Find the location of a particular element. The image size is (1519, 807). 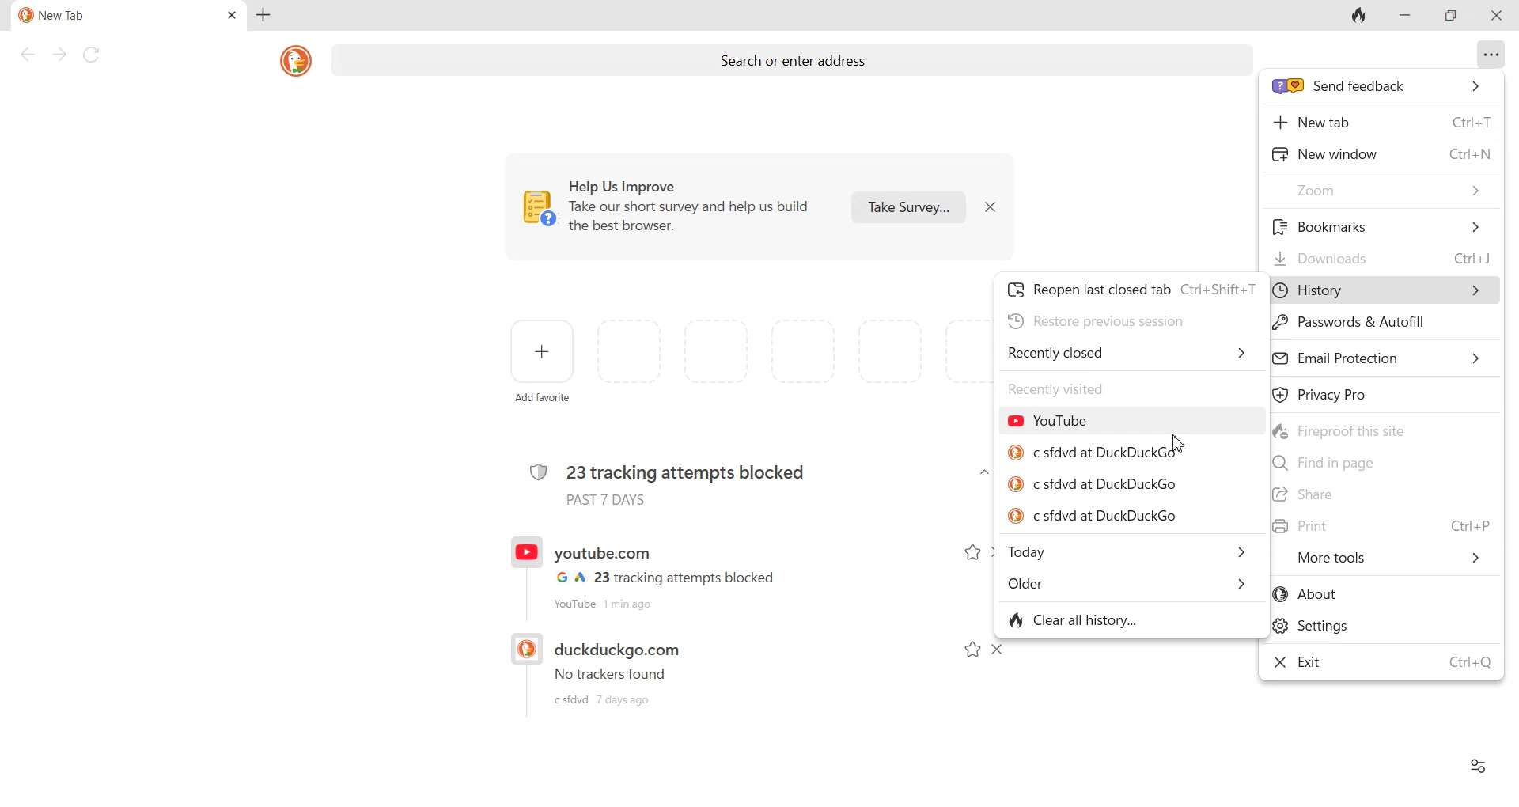

Zoom is located at coordinates (1381, 190).